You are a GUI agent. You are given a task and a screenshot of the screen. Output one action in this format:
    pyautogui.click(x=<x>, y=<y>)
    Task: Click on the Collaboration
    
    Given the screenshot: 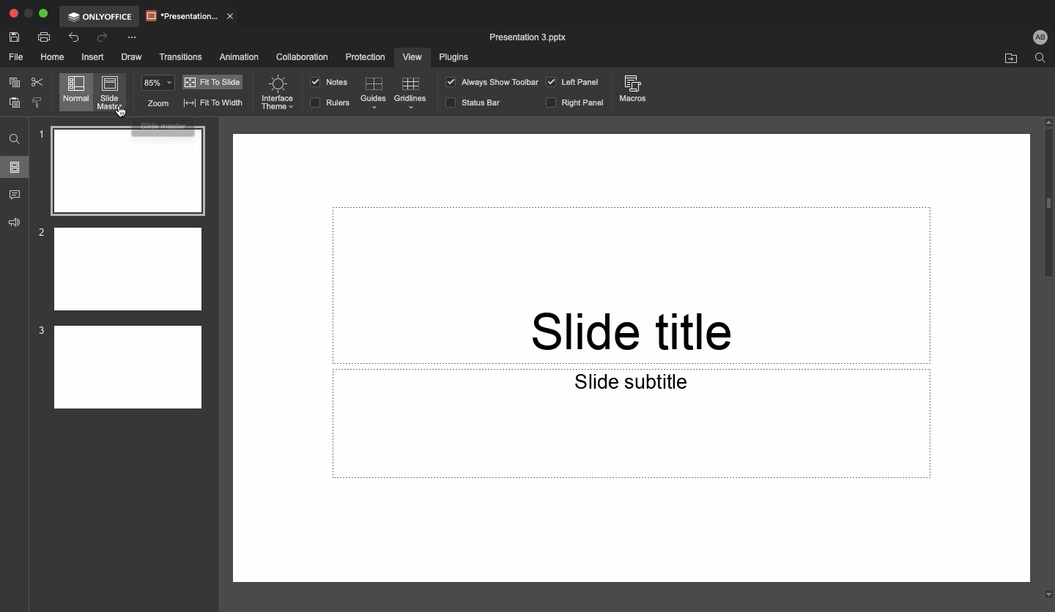 What is the action you would take?
    pyautogui.click(x=302, y=56)
    